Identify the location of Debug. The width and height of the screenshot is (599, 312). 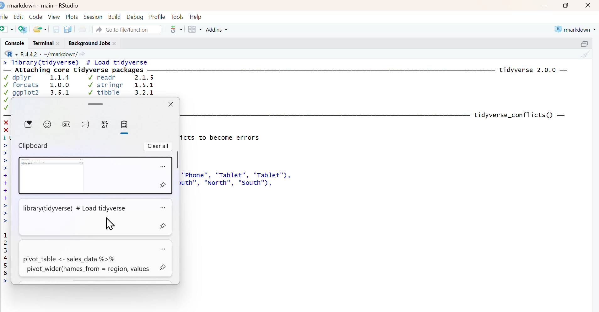
(135, 16).